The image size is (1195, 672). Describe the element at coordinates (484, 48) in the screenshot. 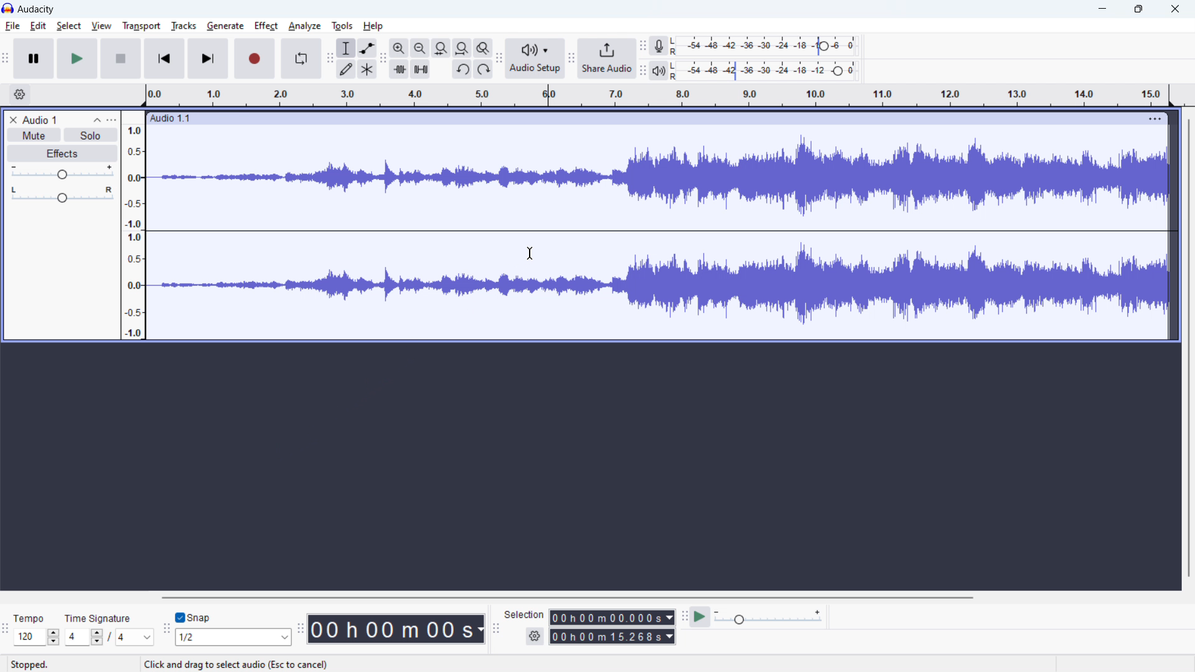

I see `toggle zoom` at that location.